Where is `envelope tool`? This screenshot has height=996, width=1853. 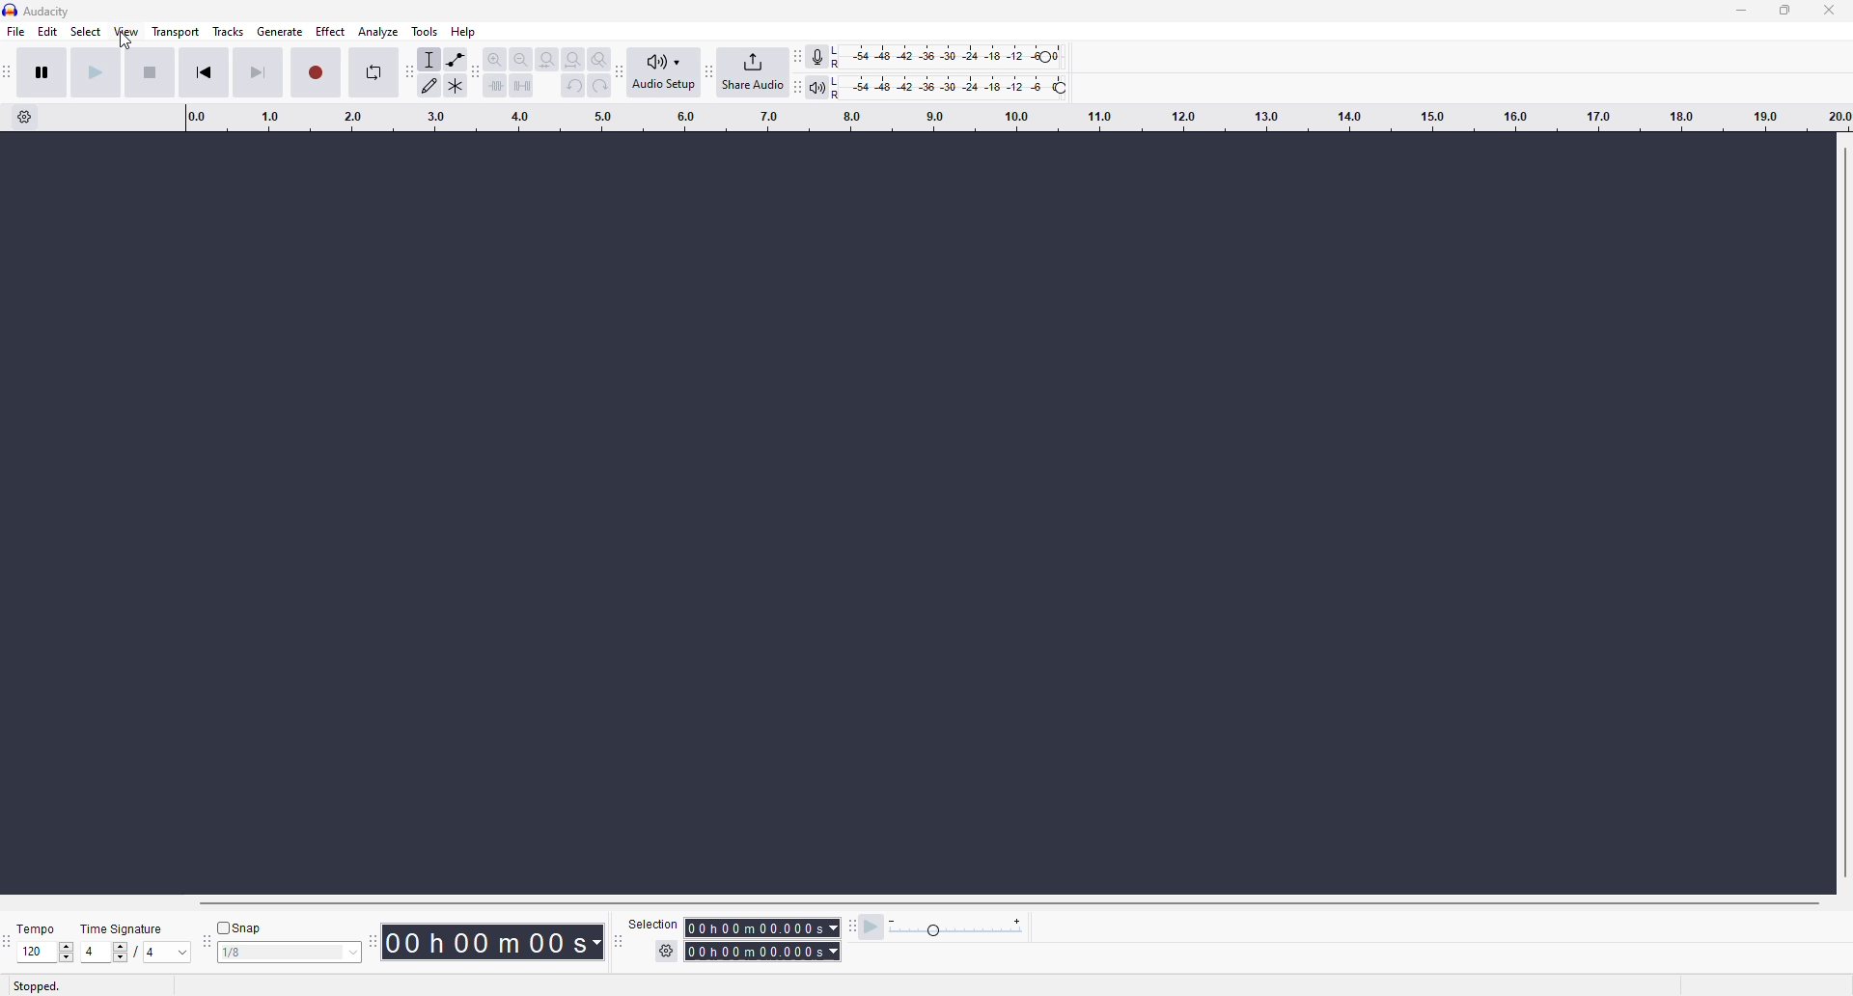
envelope tool is located at coordinates (457, 60).